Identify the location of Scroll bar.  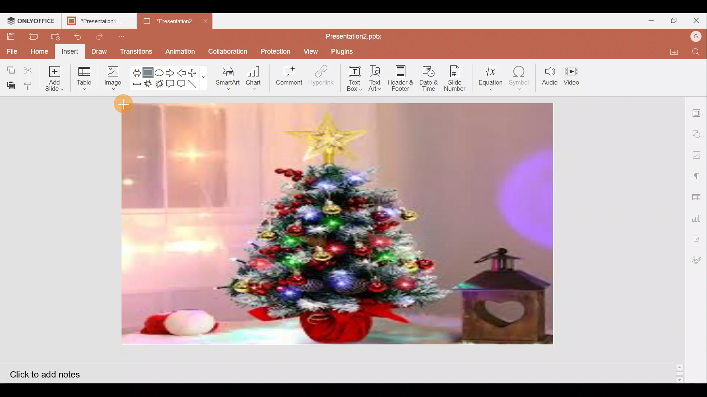
(680, 239).